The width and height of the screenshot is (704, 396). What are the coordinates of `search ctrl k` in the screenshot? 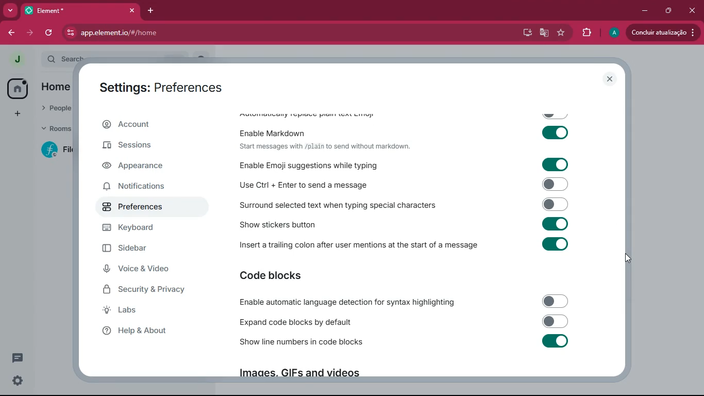 It's located at (124, 56).